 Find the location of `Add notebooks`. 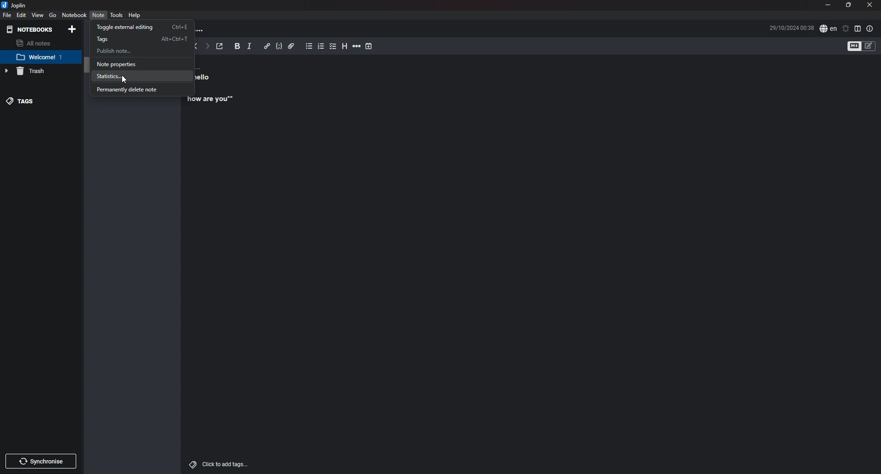

Add notebooks is located at coordinates (71, 30).